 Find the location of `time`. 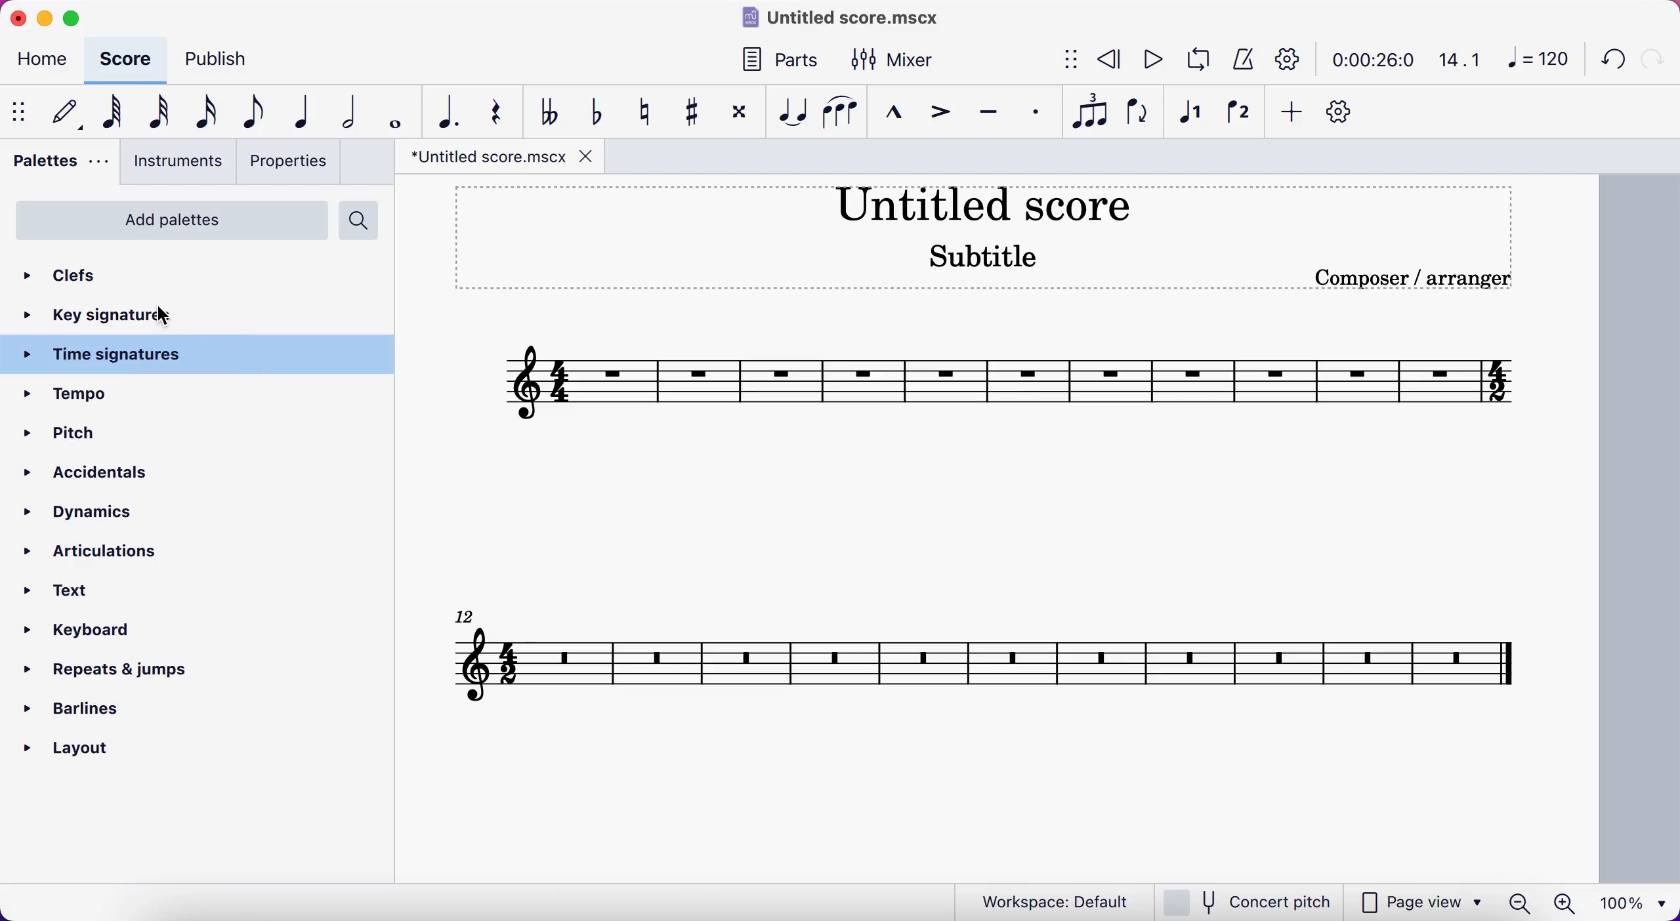

time is located at coordinates (1368, 60).